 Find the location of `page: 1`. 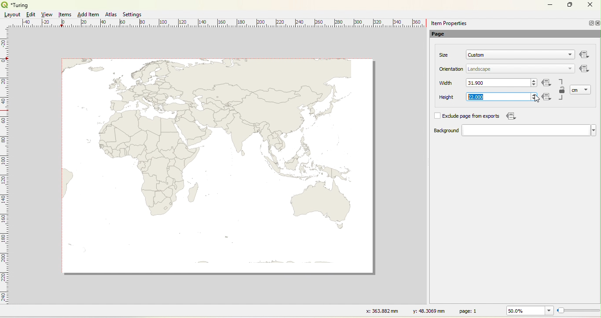

page: 1 is located at coordinates (469, 311).